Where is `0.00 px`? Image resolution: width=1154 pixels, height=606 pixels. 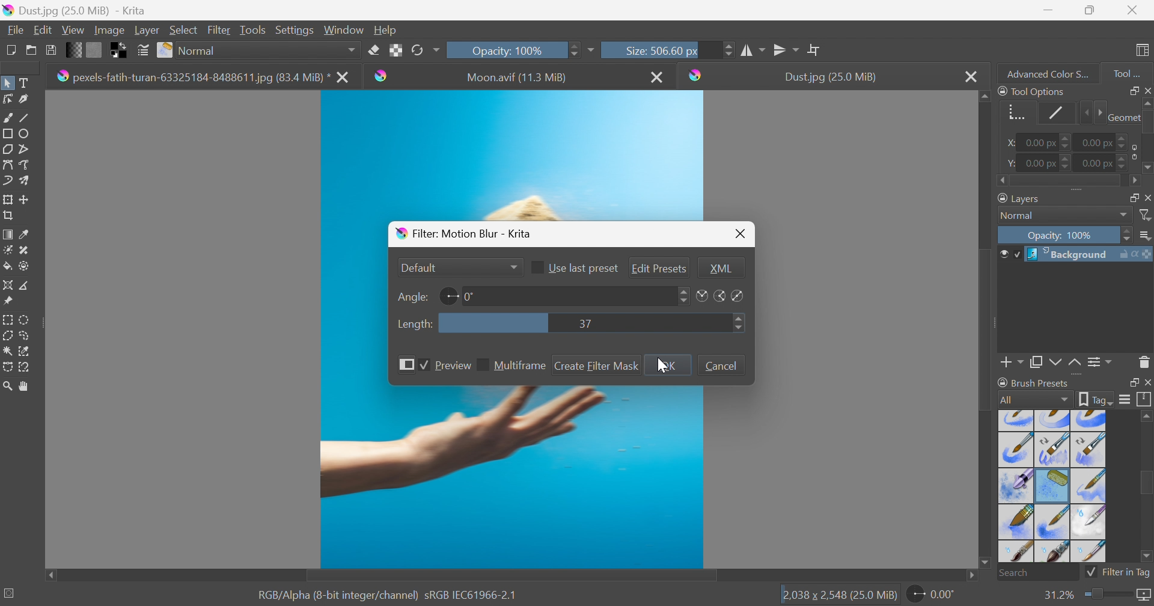
0.00 px is located at coordinates (1098, 141).